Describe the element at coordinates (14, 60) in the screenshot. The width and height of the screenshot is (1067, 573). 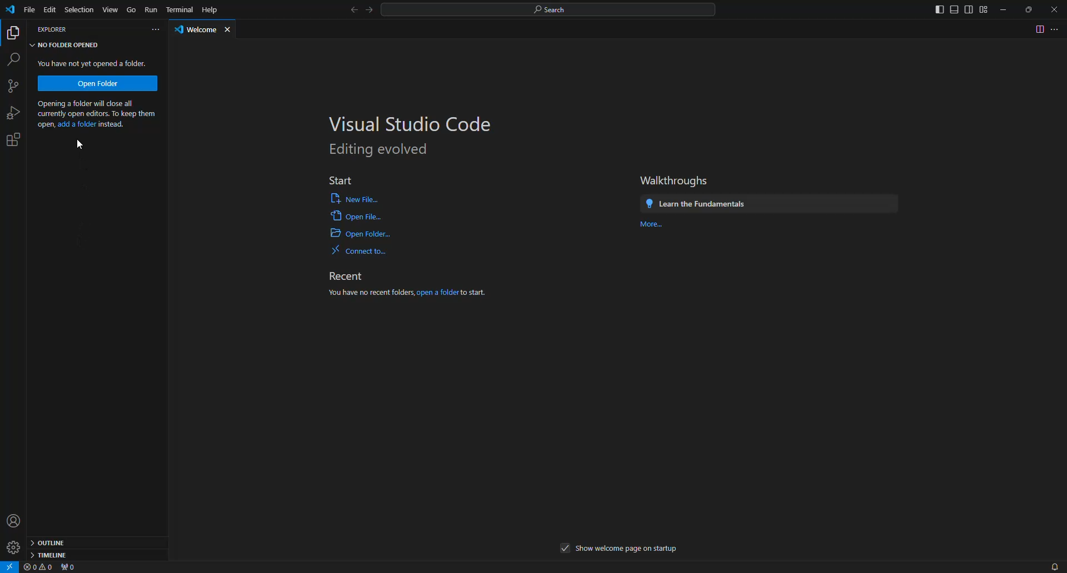
I see `search` at that location.